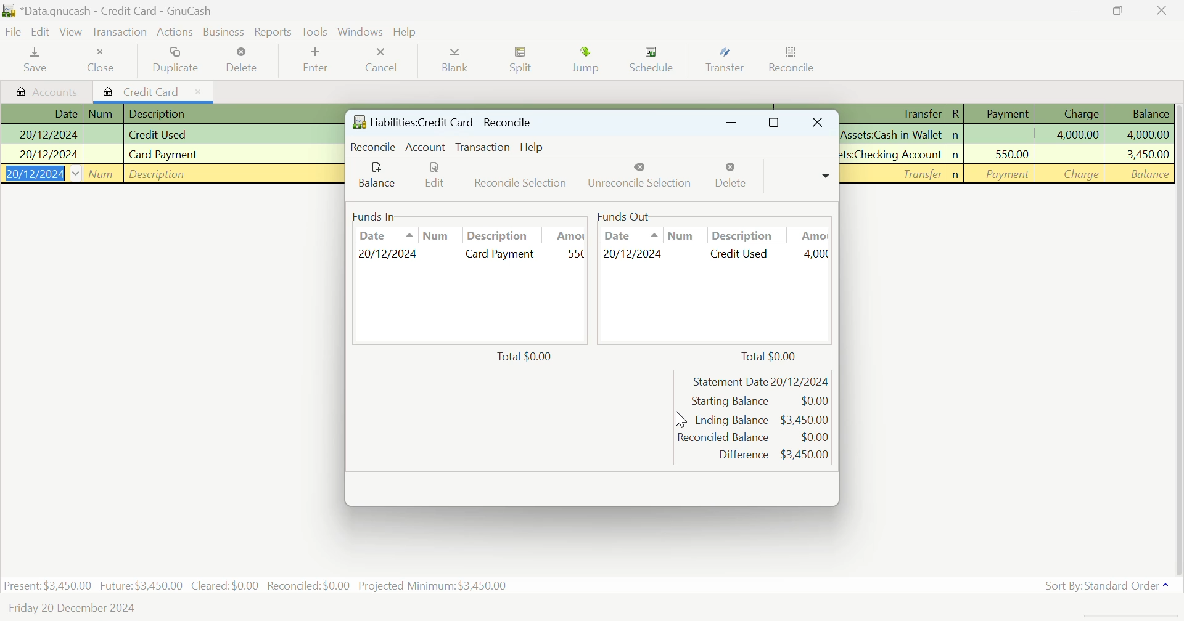  Describe the element at coordinates (522, 63) in the screenshot. I see `Split` at that location.